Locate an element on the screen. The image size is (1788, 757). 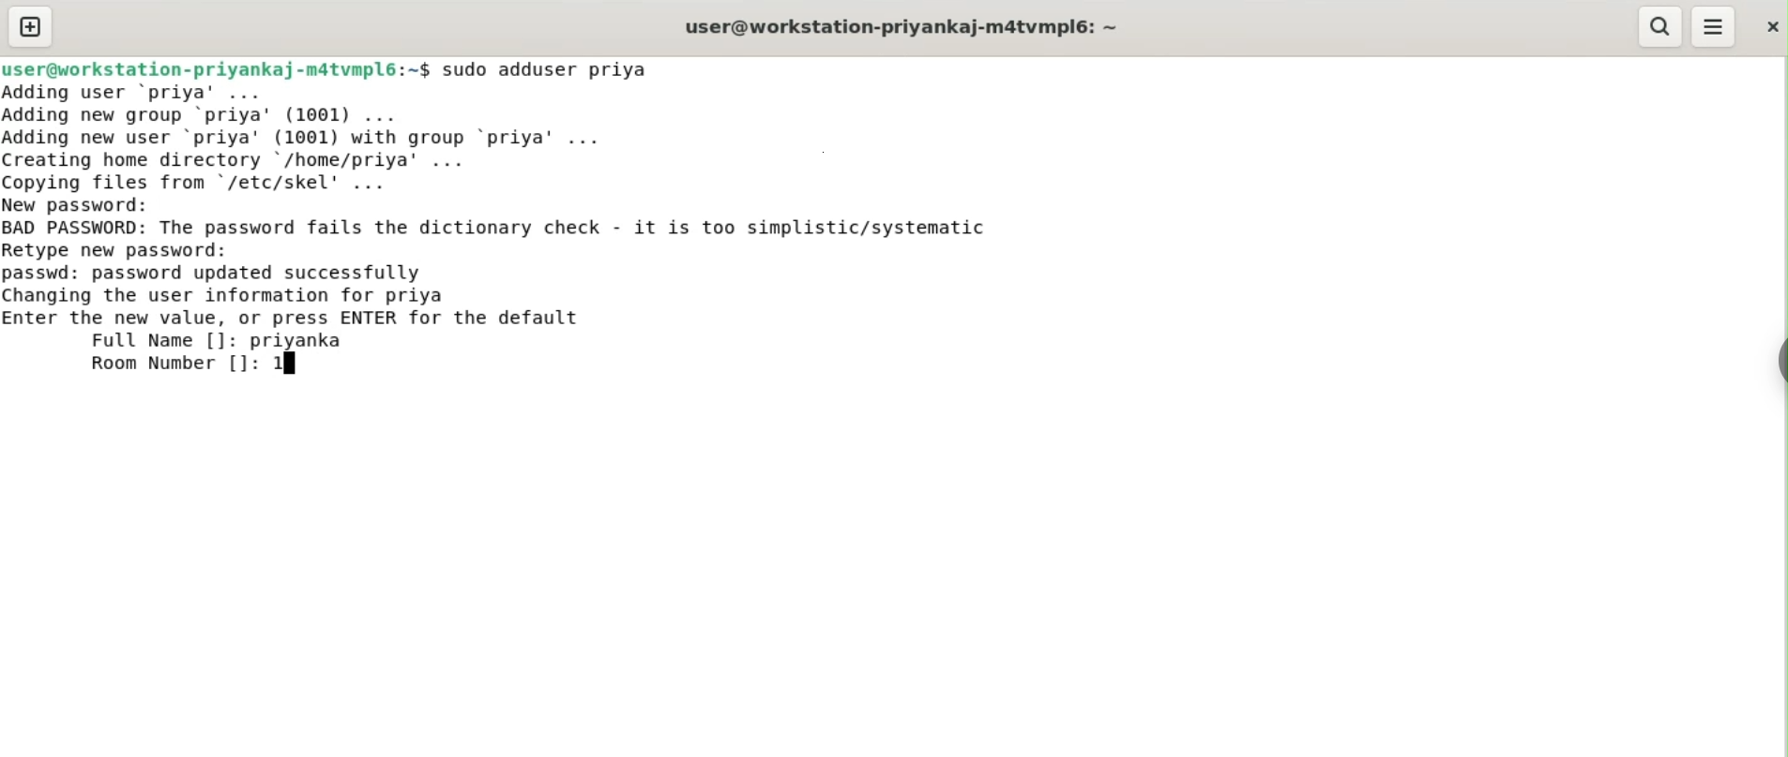
priyanka is located at coordinates (301, 340).